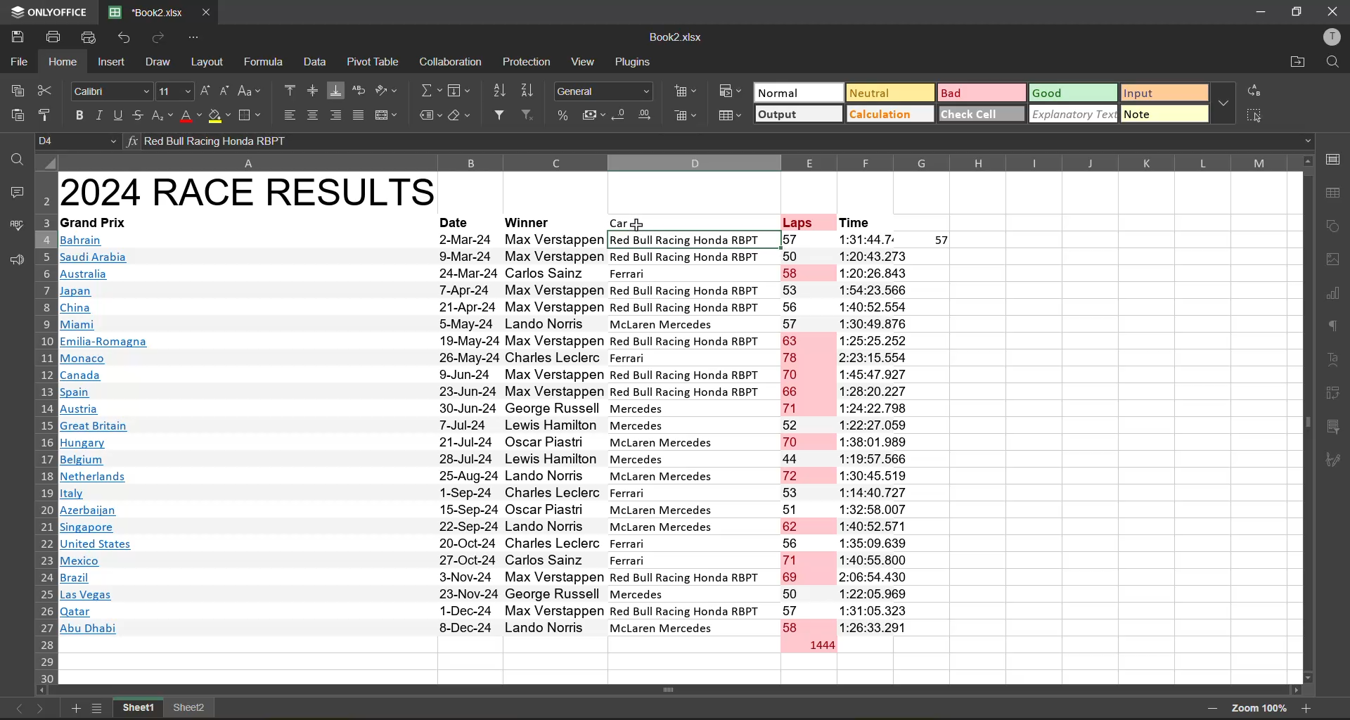 The height and width of the screenshot is (720, 1350). I want to click on images, so click(1334, 259).